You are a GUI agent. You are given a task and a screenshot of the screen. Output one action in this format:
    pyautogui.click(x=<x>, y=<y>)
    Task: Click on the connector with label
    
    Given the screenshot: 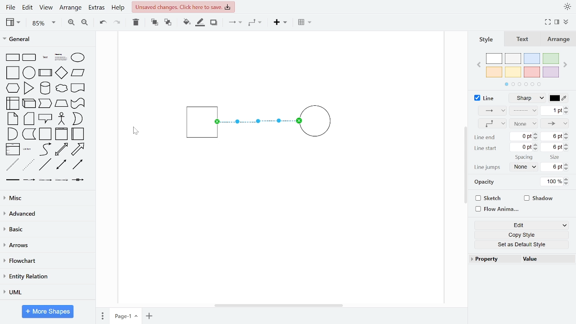 What is the action you would take?
    pyautogui.click(x=29, y=180)
    